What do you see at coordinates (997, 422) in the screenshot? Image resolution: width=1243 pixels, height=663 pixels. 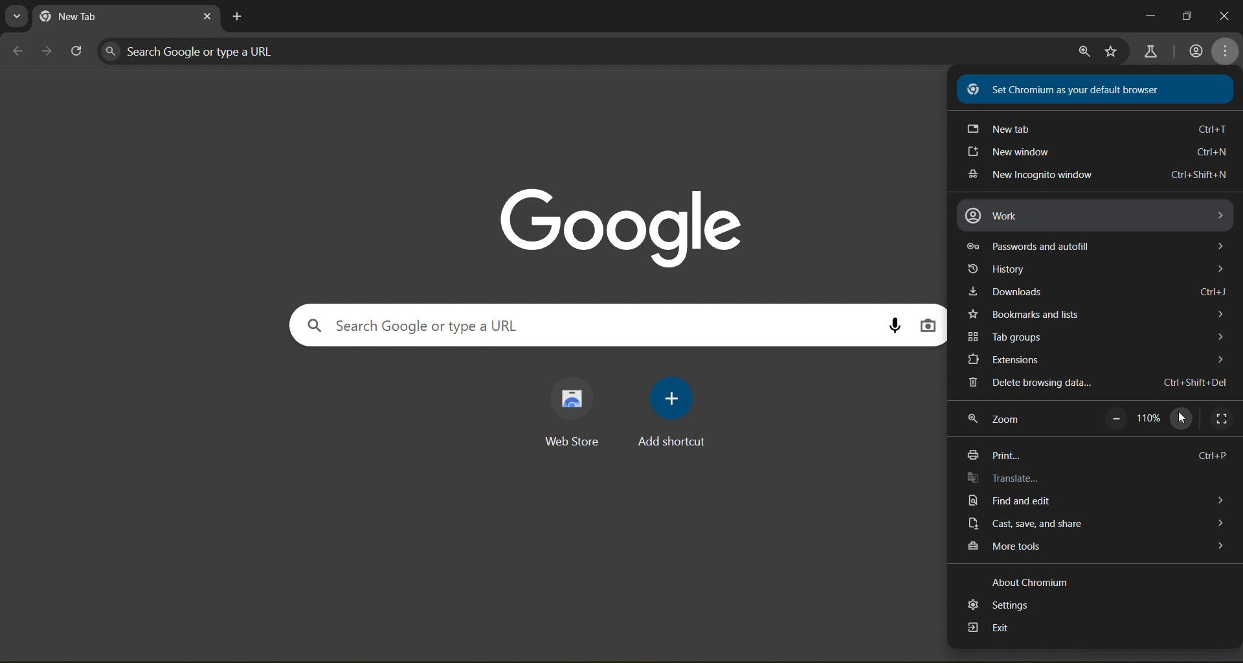 I see `zoom ` at bounding box center [997, 422].